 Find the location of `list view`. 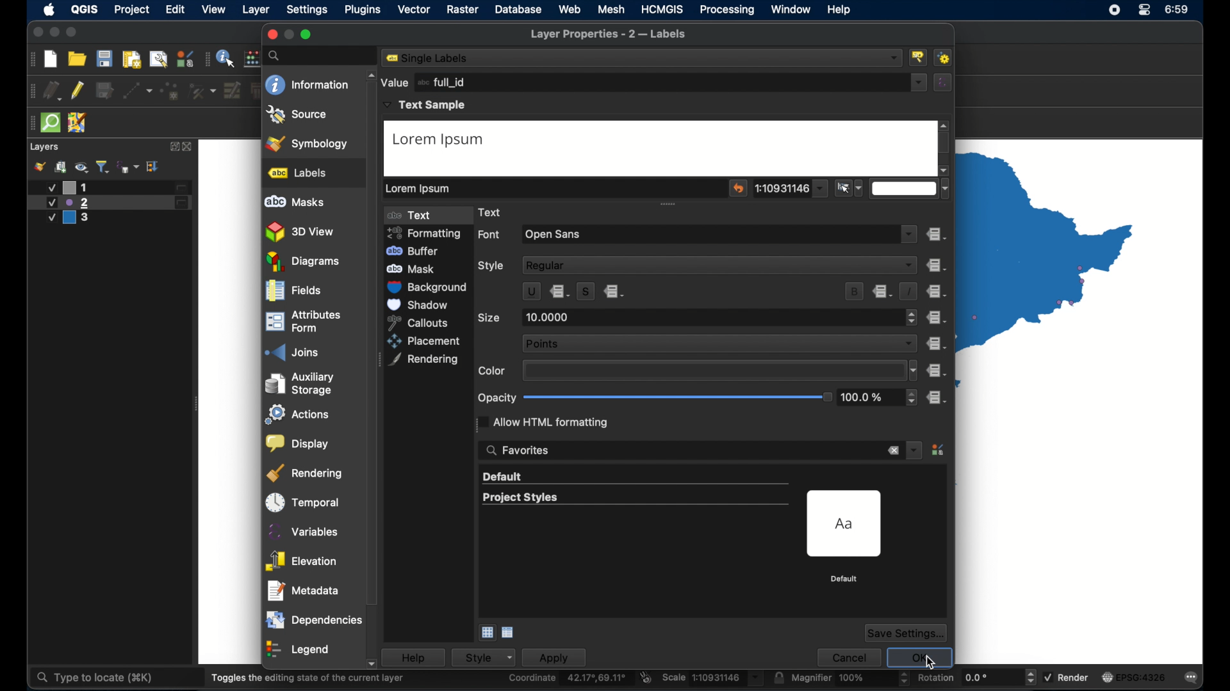

list view is located at coordinates (509, 633).